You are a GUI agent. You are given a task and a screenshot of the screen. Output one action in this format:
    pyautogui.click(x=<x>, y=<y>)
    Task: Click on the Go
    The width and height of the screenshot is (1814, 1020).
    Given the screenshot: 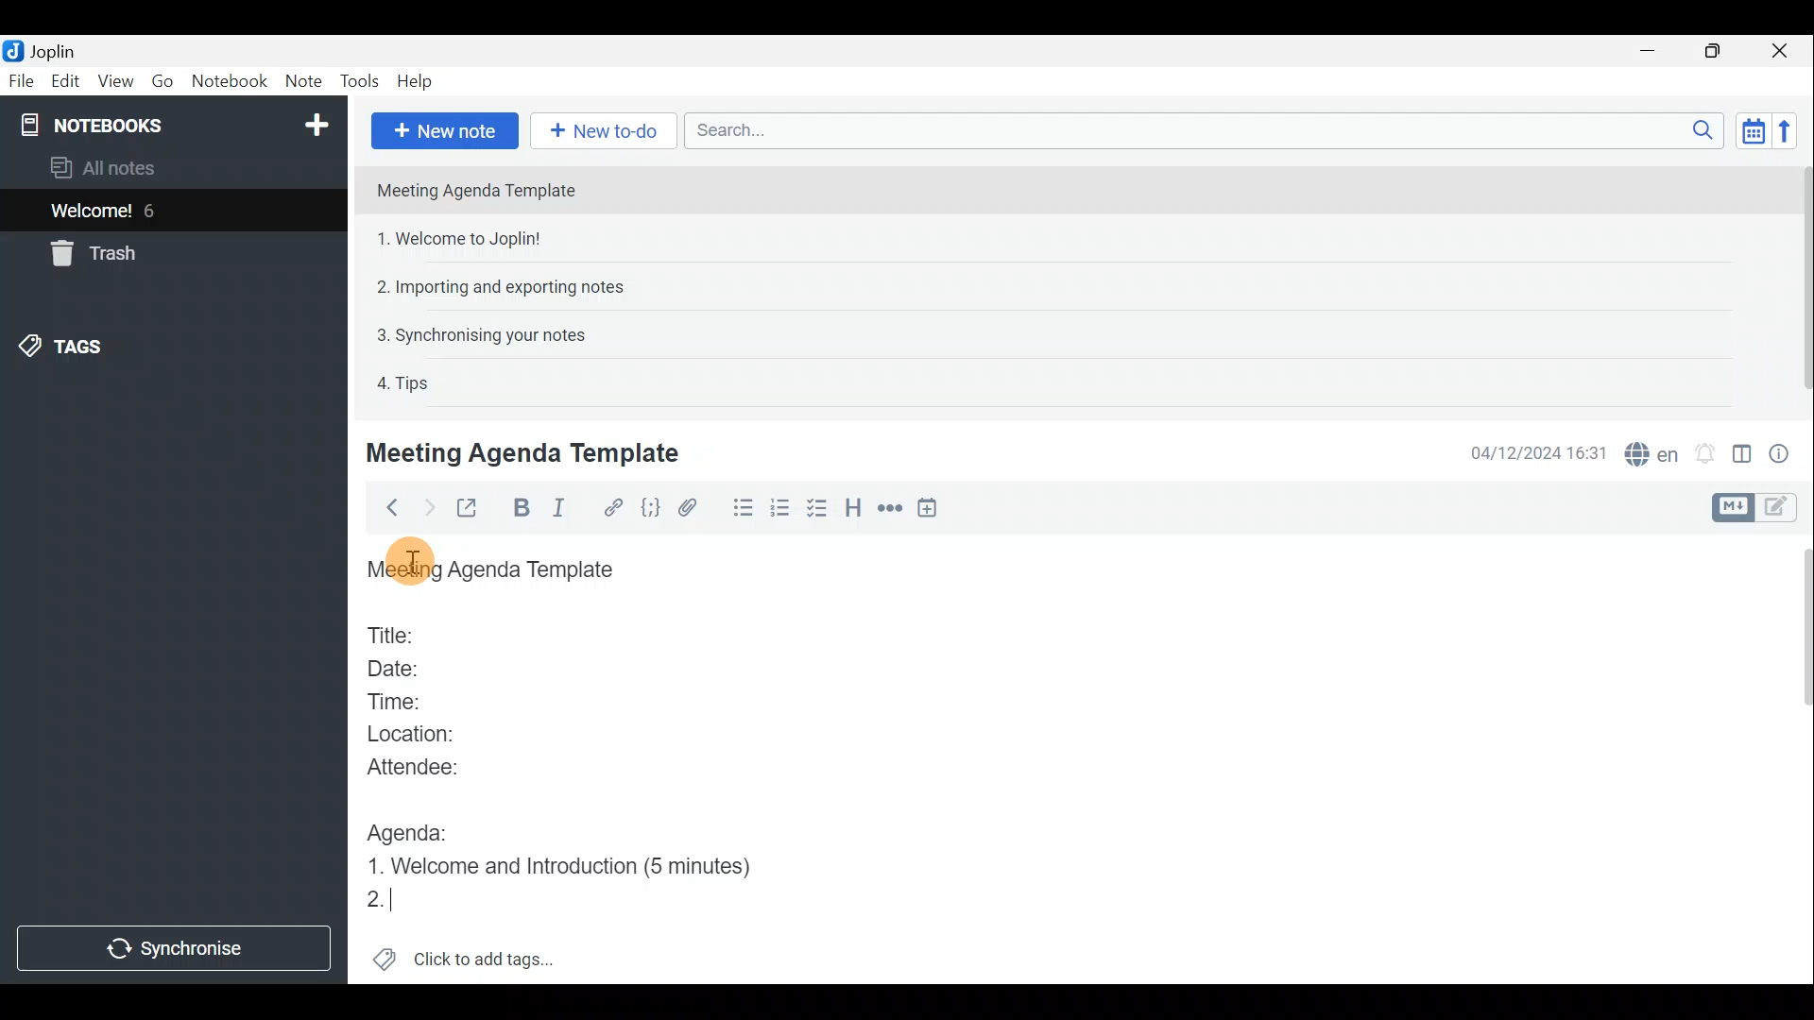 What is the action you would take?
    pyautogui.click(x=161, y=79)
    